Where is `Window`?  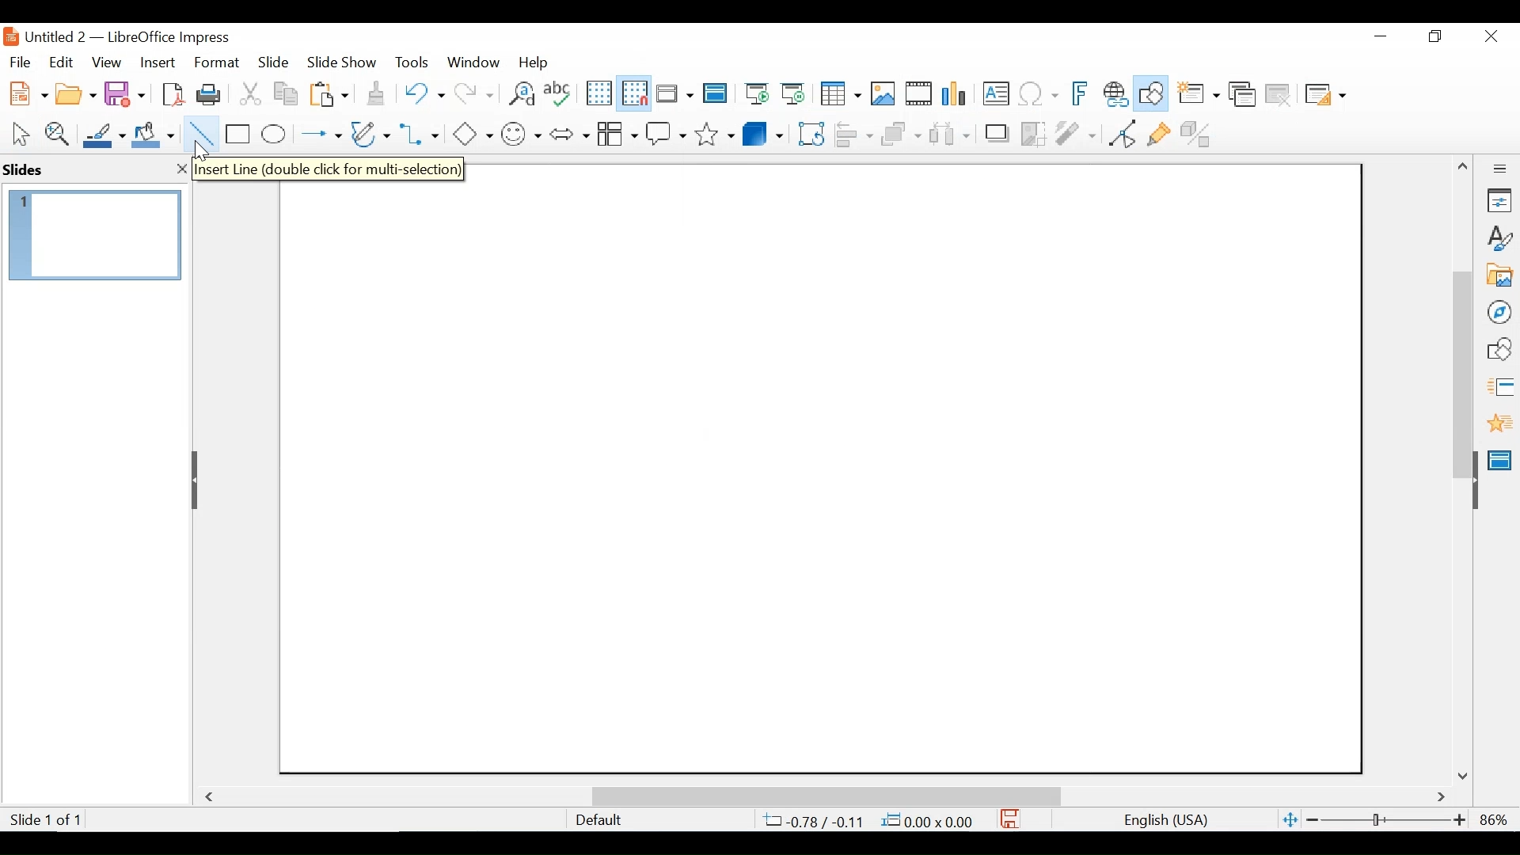 Window is located at coordinates (473, 62).